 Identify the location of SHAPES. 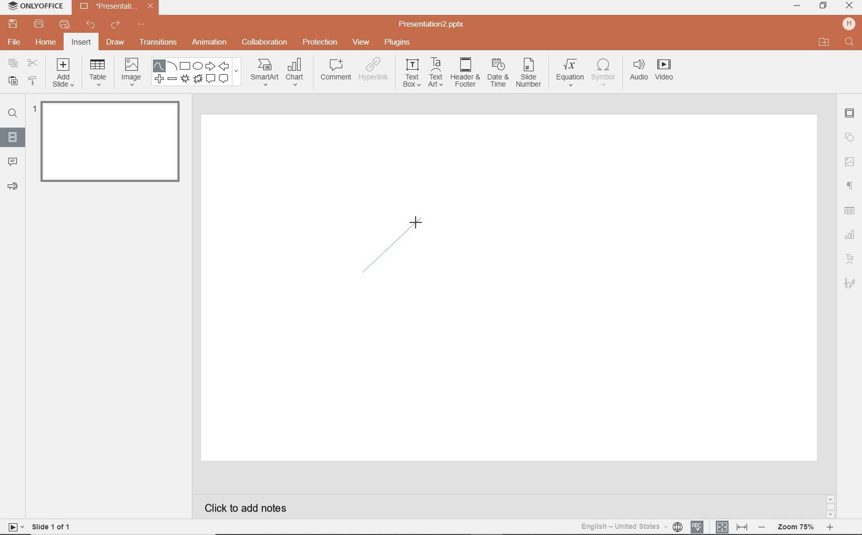
(198, 73).